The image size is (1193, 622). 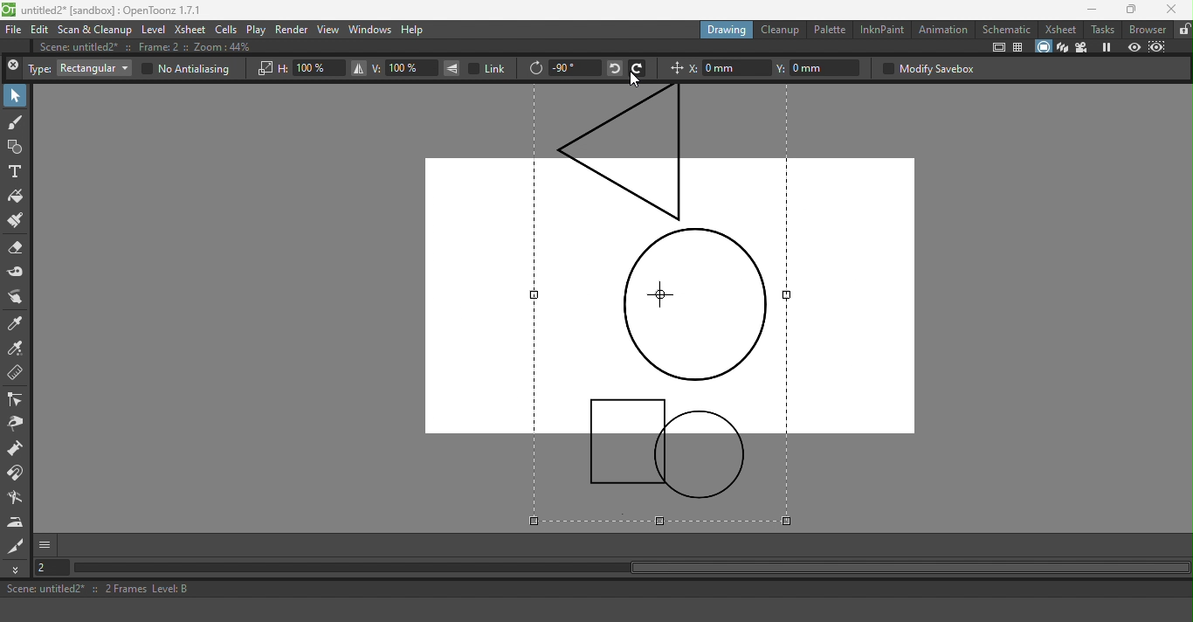 What do you see at coordinates (944, 29) in the screenshot?
I see `Animation` at bounding box center [944, 29].